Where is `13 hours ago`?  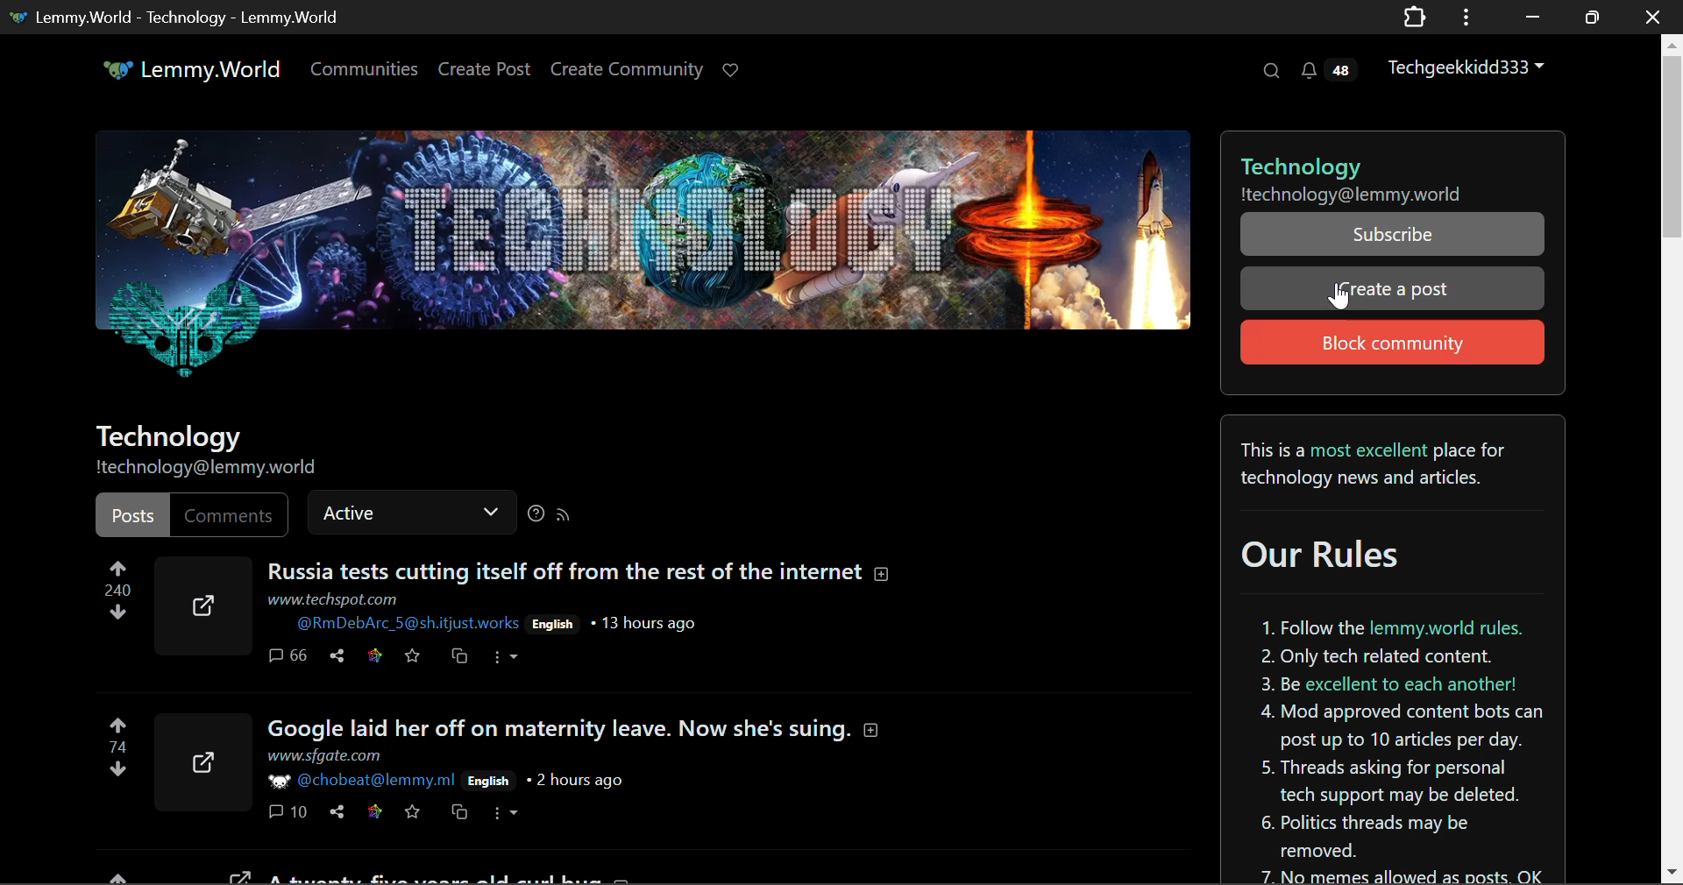 13 hours ago is located at coordinates (652, 623).